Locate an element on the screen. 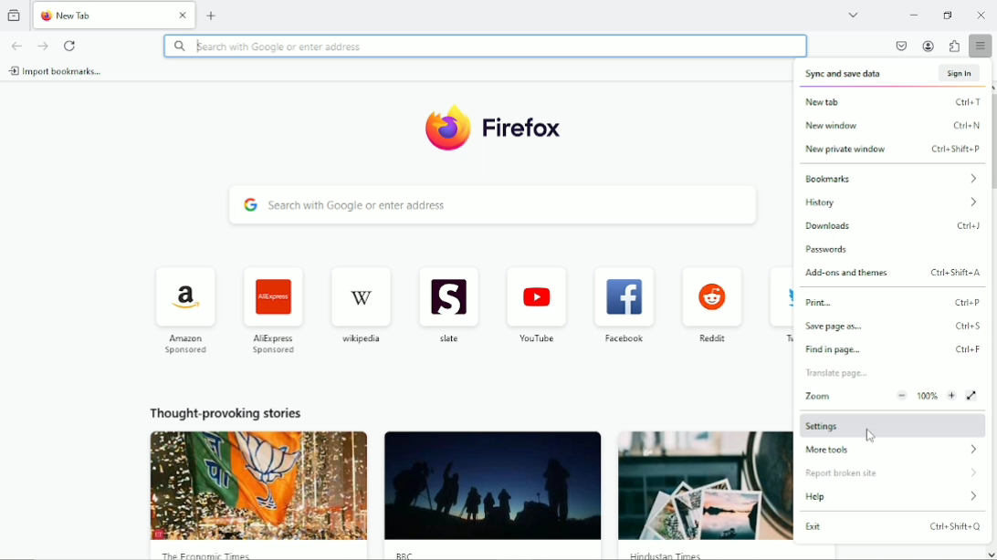 This screenshot has height=560, width=997. view fullscreen is located at coordinates (972, 396).